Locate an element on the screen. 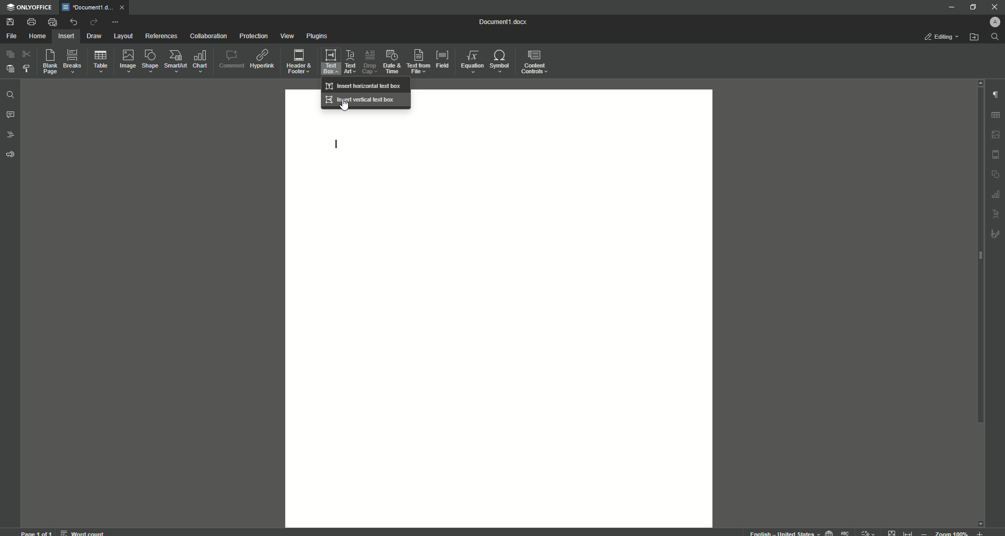 The image size is (1005, 536). Insert Vertical Text Box is located at coordinates (362, 99).